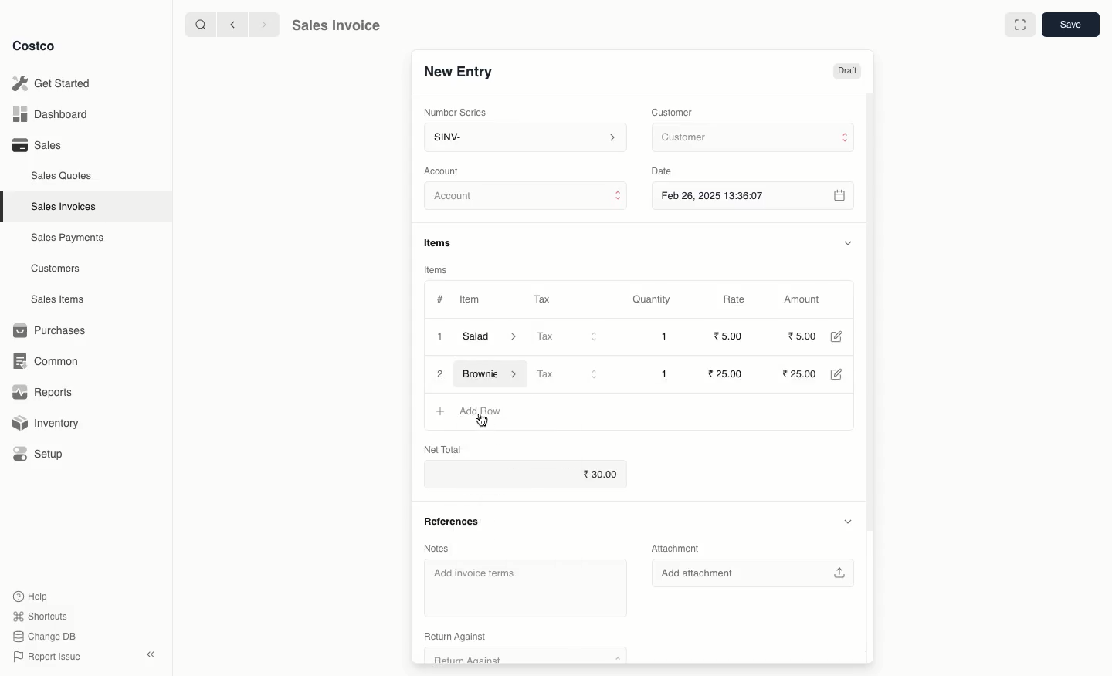  Describe the element at coordinates (51, 83) in the screenshot. I see `Get Started` at that location.